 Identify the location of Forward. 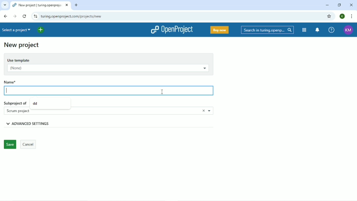
(15, 16).